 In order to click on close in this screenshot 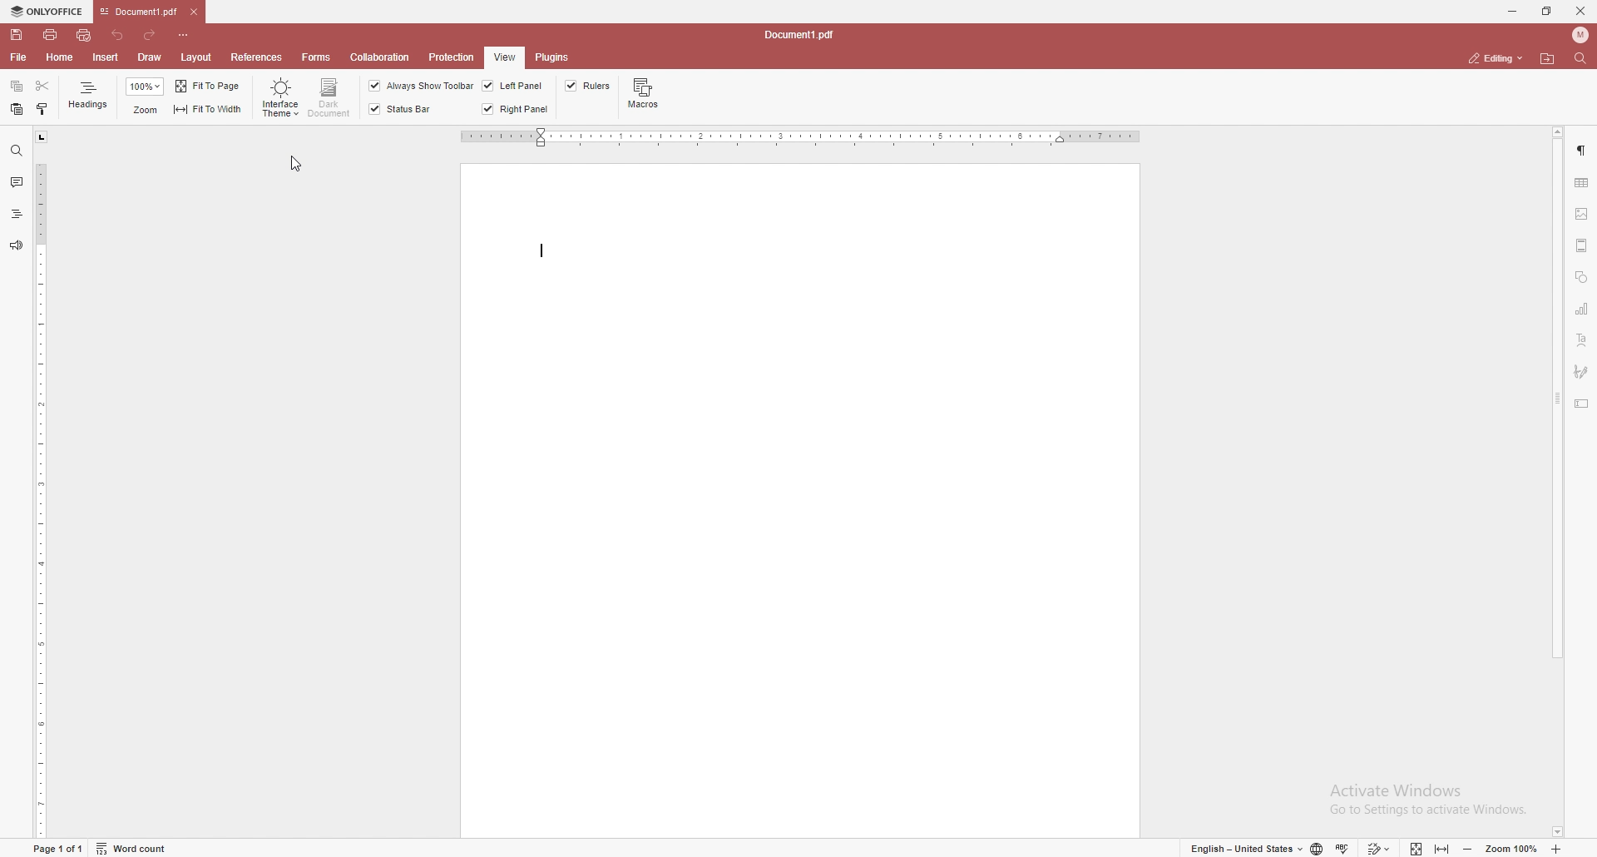, I will do `click(1575, 12)`.